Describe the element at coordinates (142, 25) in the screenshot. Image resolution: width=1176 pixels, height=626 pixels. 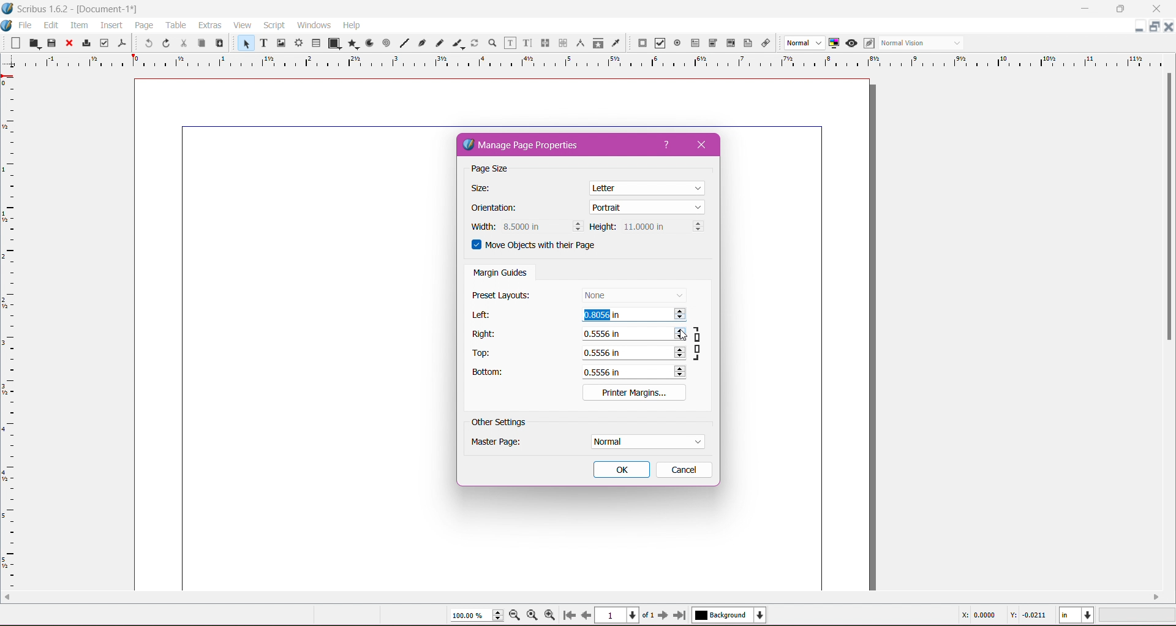
I see `Page` at that location.